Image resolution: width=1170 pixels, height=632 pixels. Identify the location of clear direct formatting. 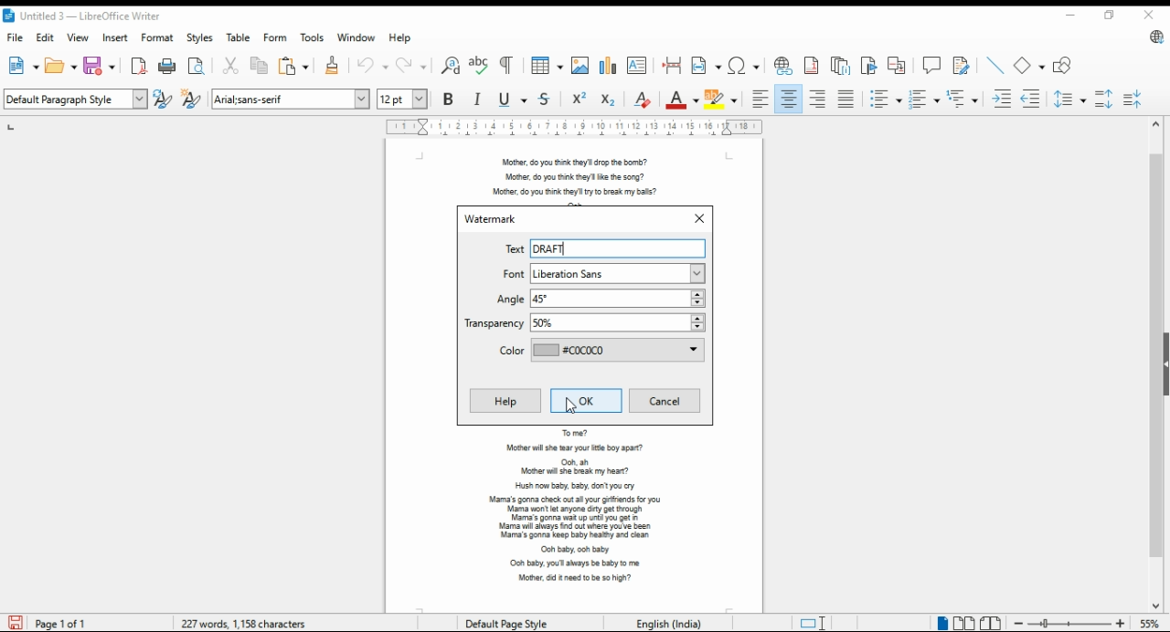
(643, 99).